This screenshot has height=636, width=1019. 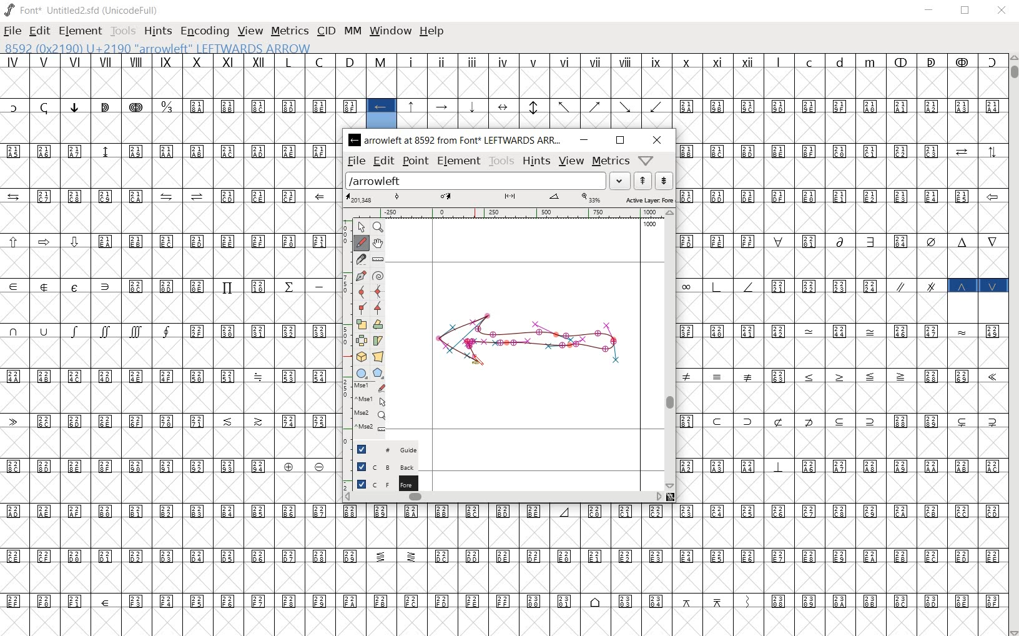 I want to click on restore, so click(x=967, y=10).